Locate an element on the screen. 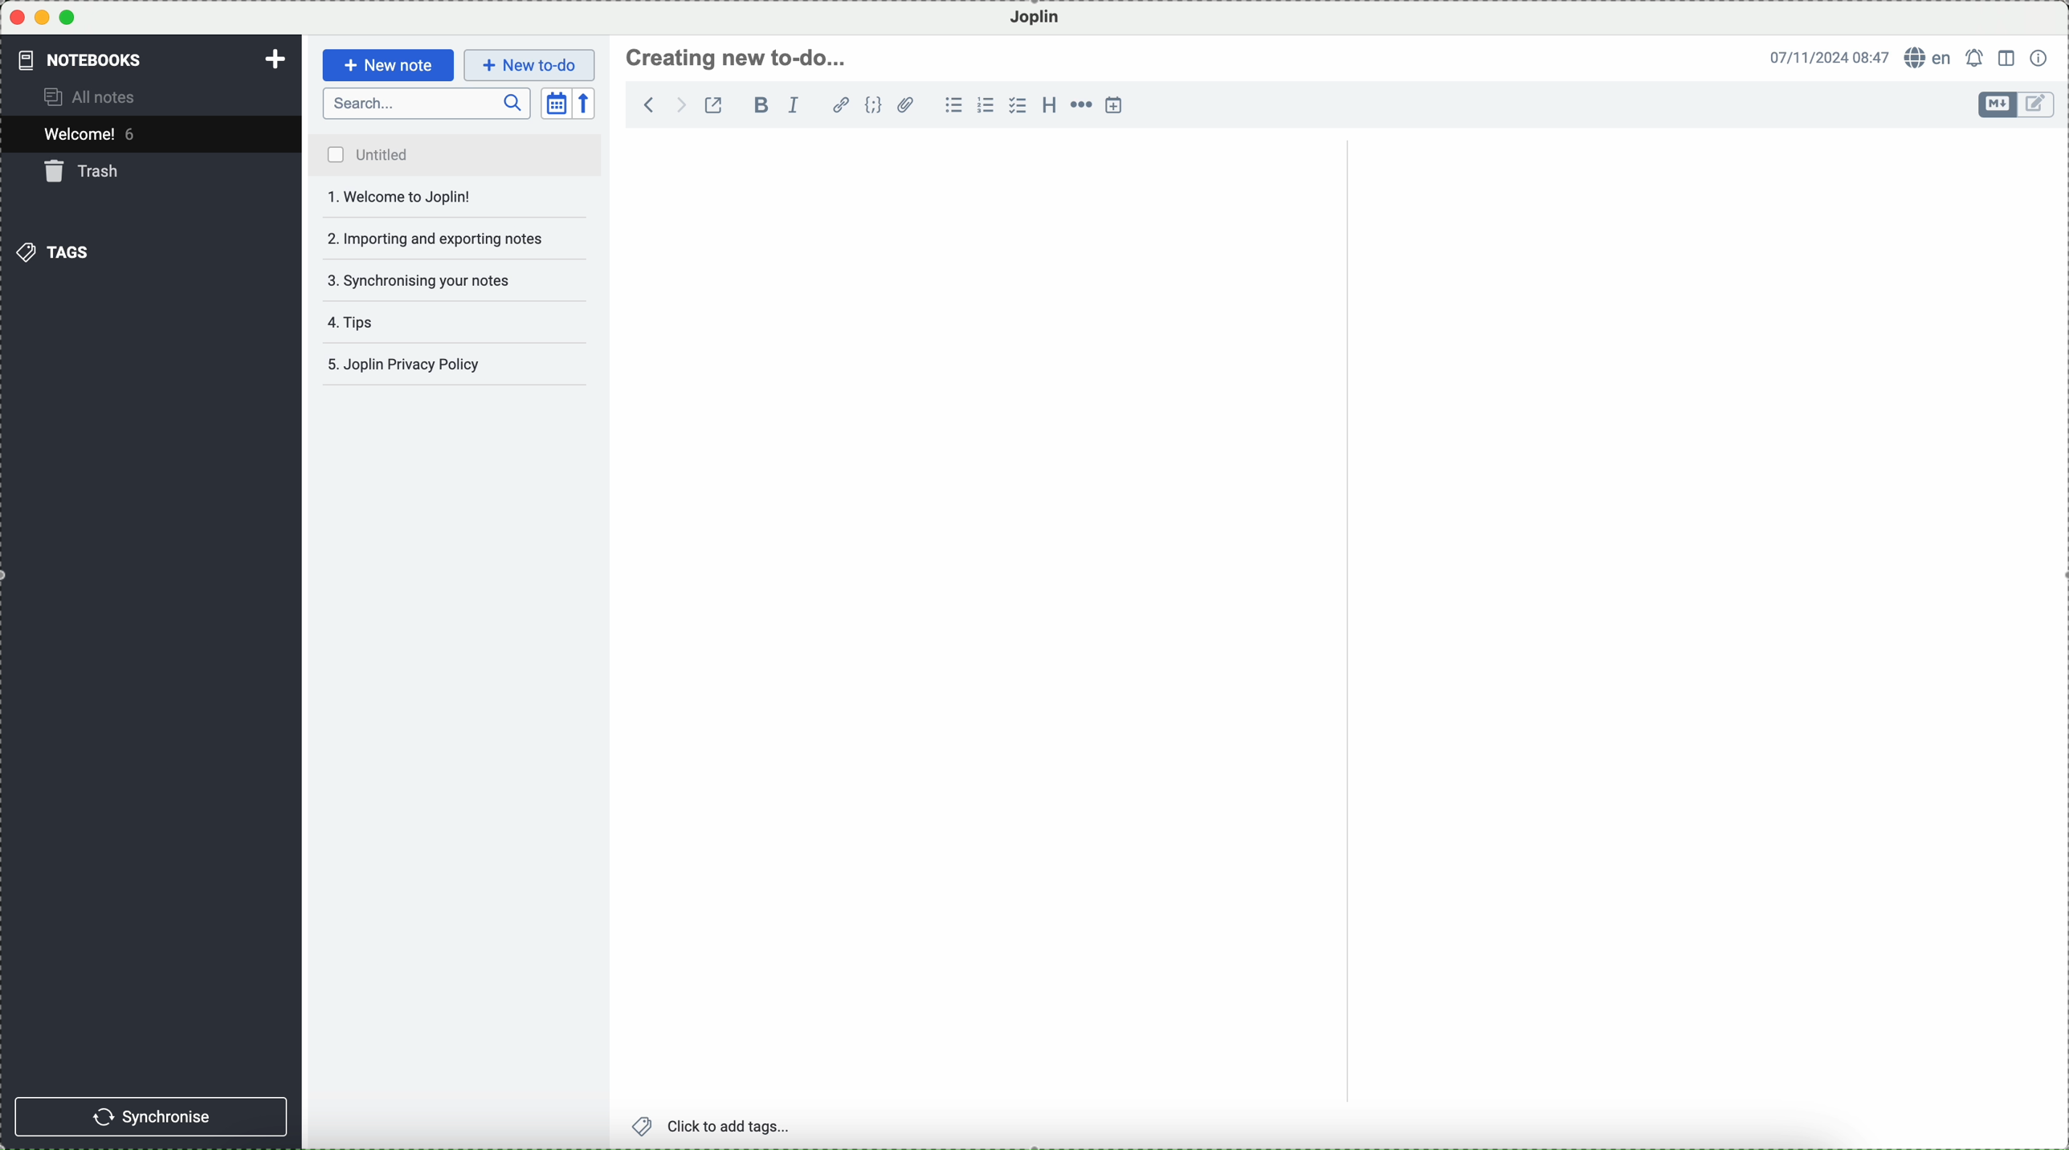  tags is located at coordinates (52, 252).